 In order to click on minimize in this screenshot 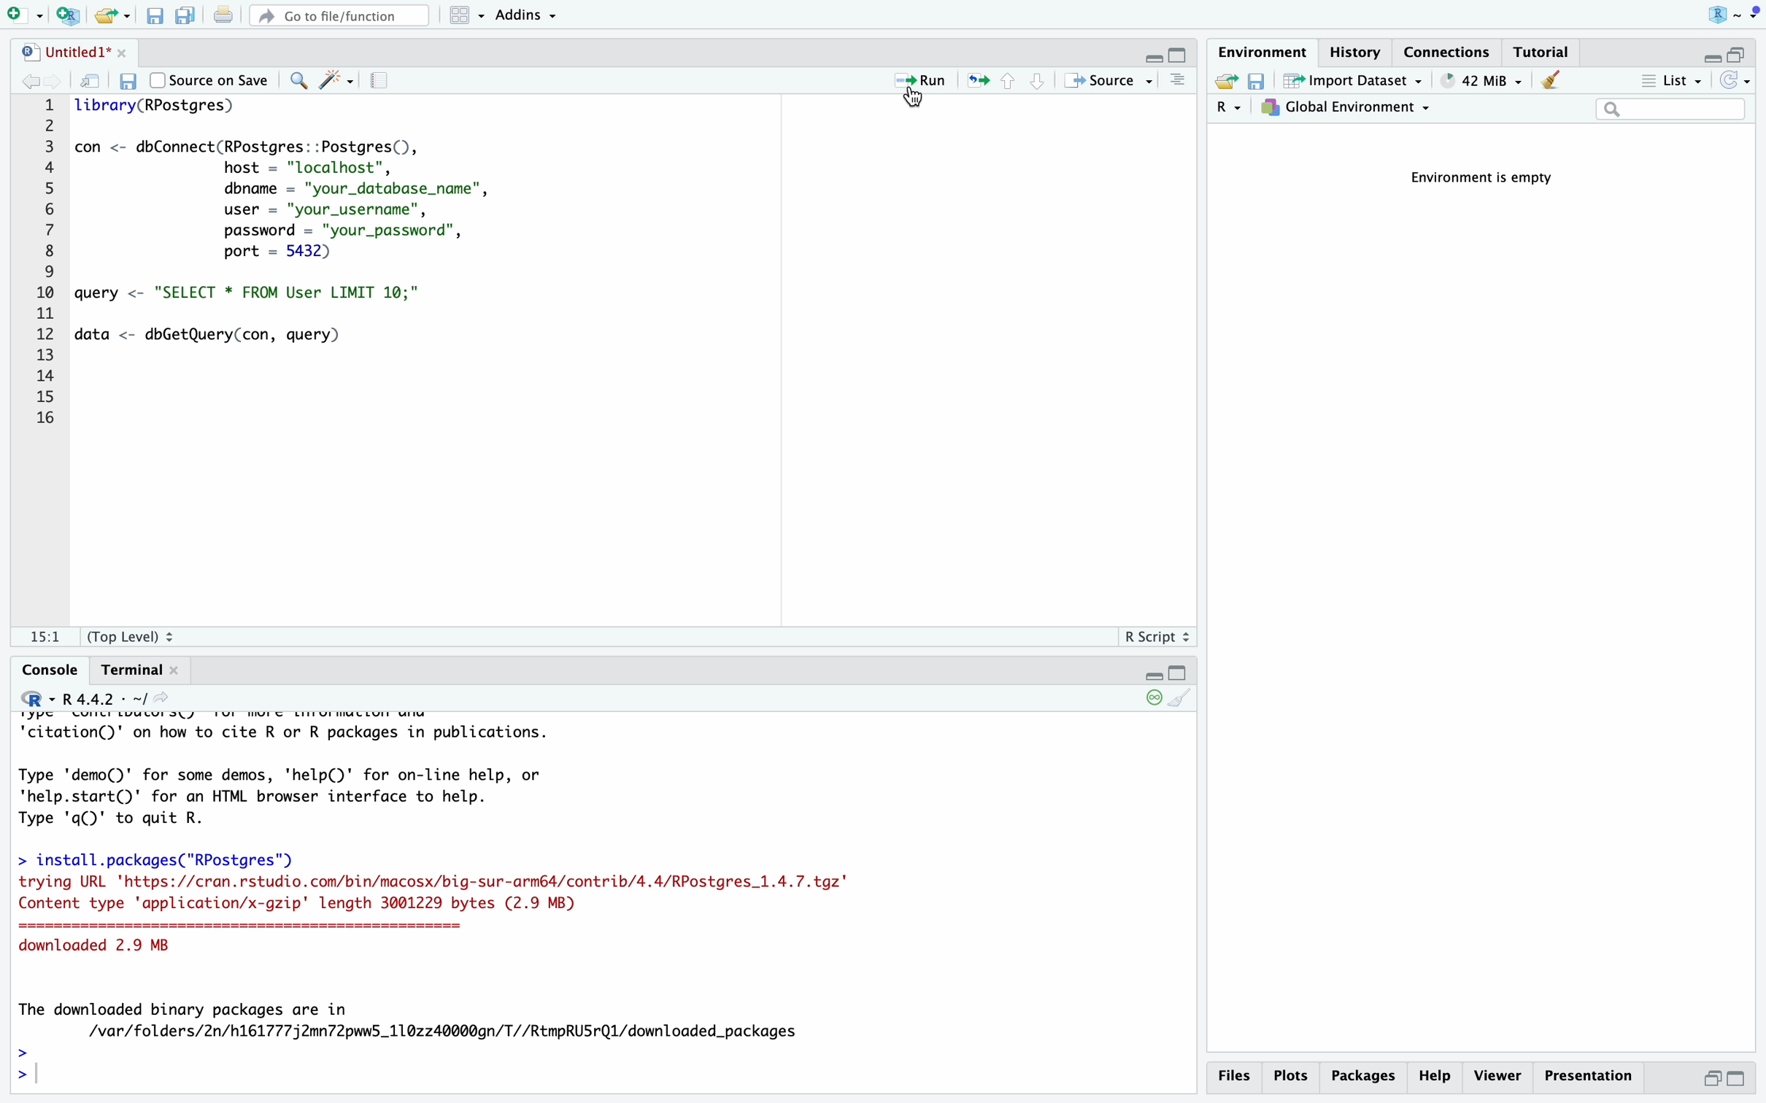, I will do `click(1141, 51)`.